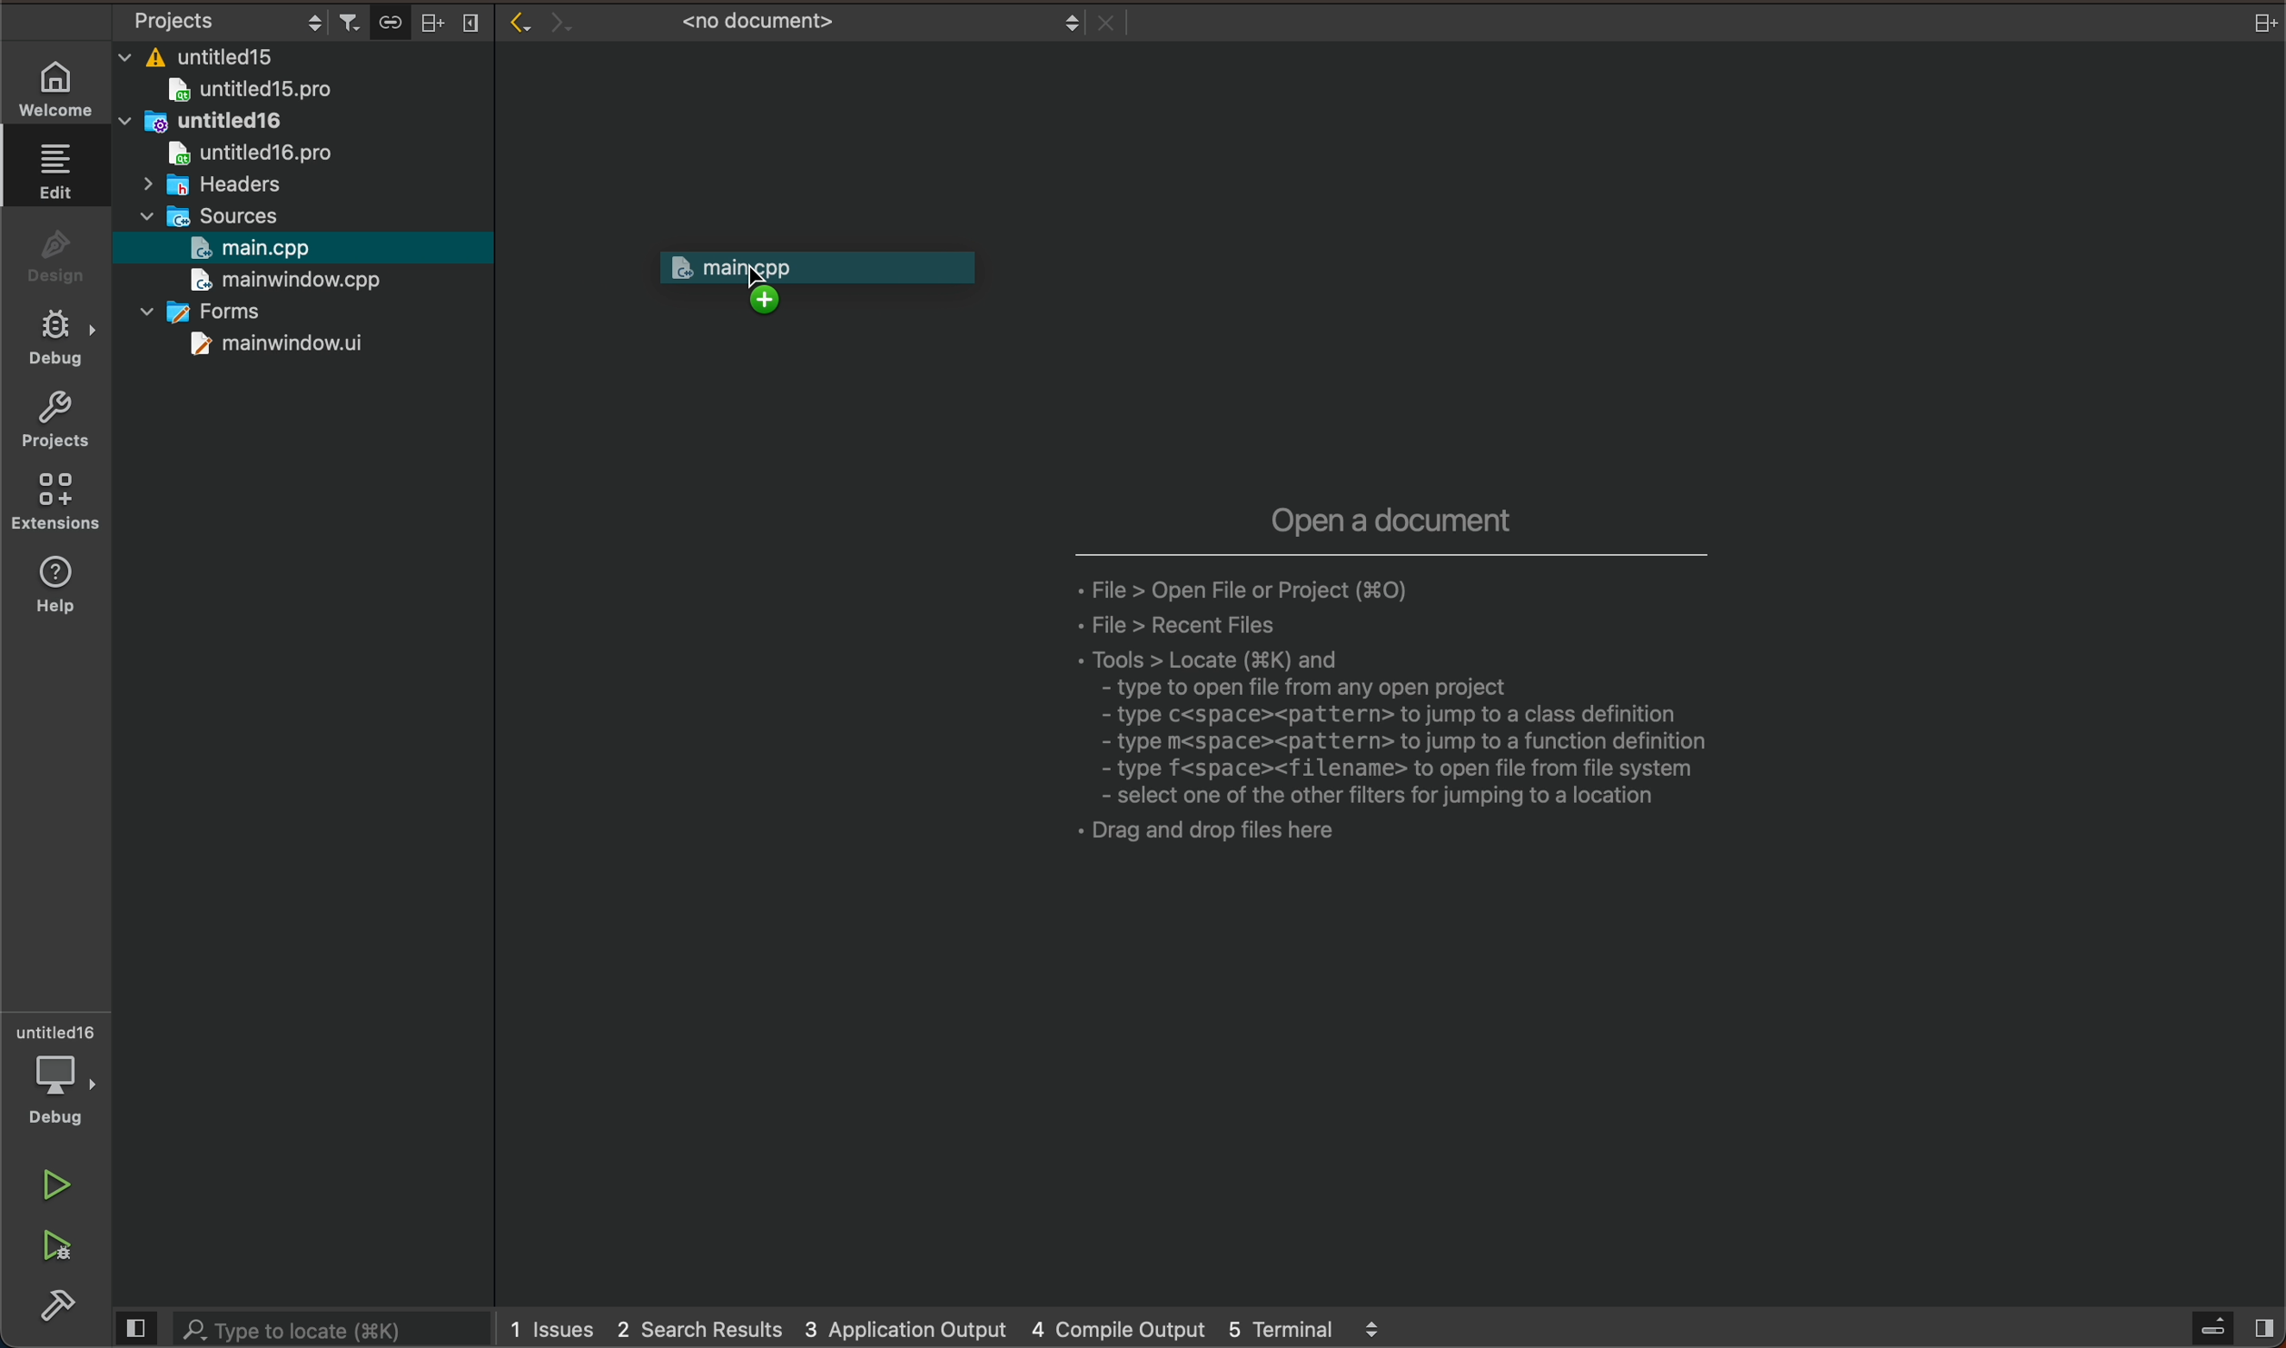 Image resolution: width=2286 pixels, height=1348 pixels. What do you see at coordinates (55, 340) in the screenshot?
I see `debug` at bounding box center [55, 340].